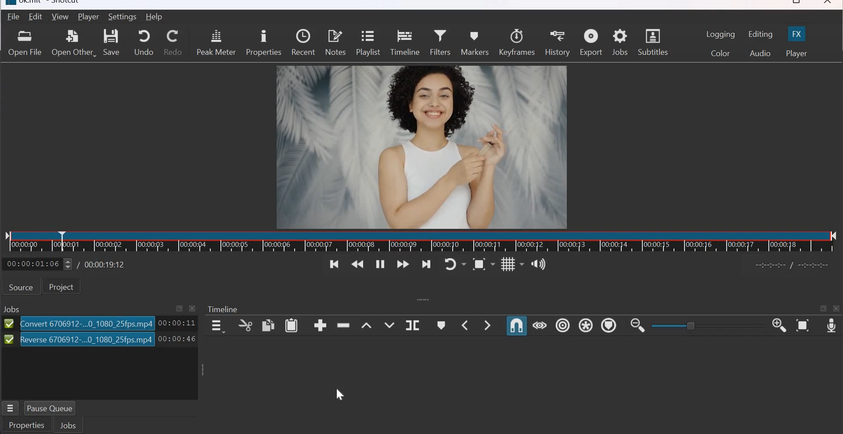 The image size is (843, 434). What do you see at coordinates (38, 264) in the screenshot?
I see `current position` at bounding box center [38, 264].